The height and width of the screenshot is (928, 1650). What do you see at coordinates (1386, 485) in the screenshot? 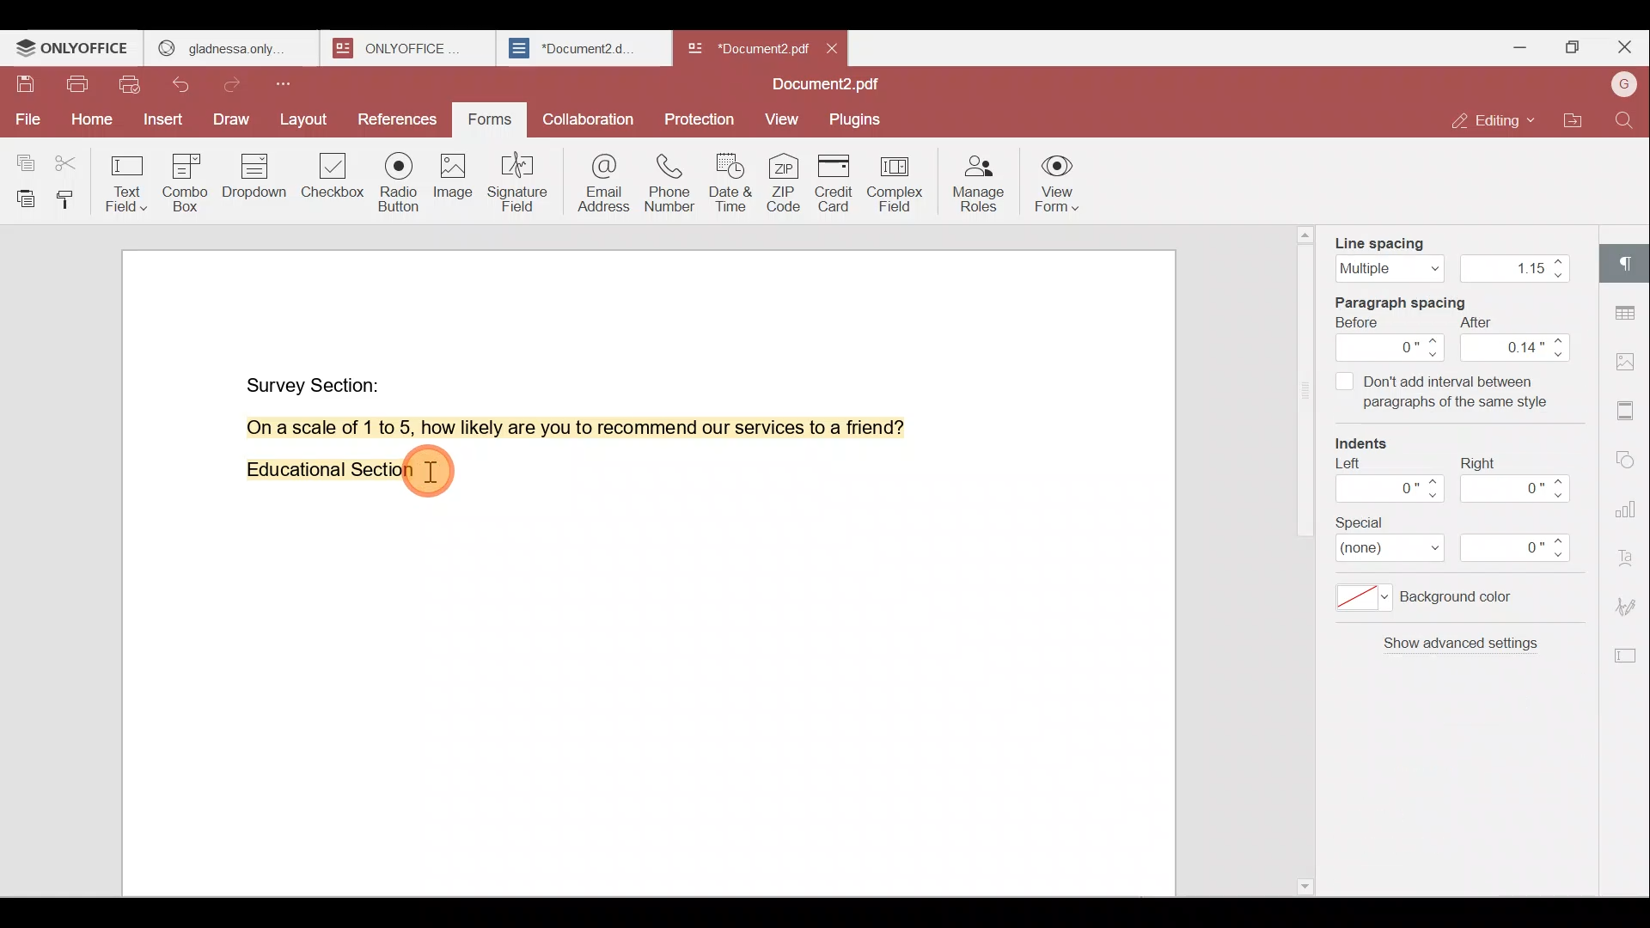
I see `Left` at bounding box center [1386, 485].